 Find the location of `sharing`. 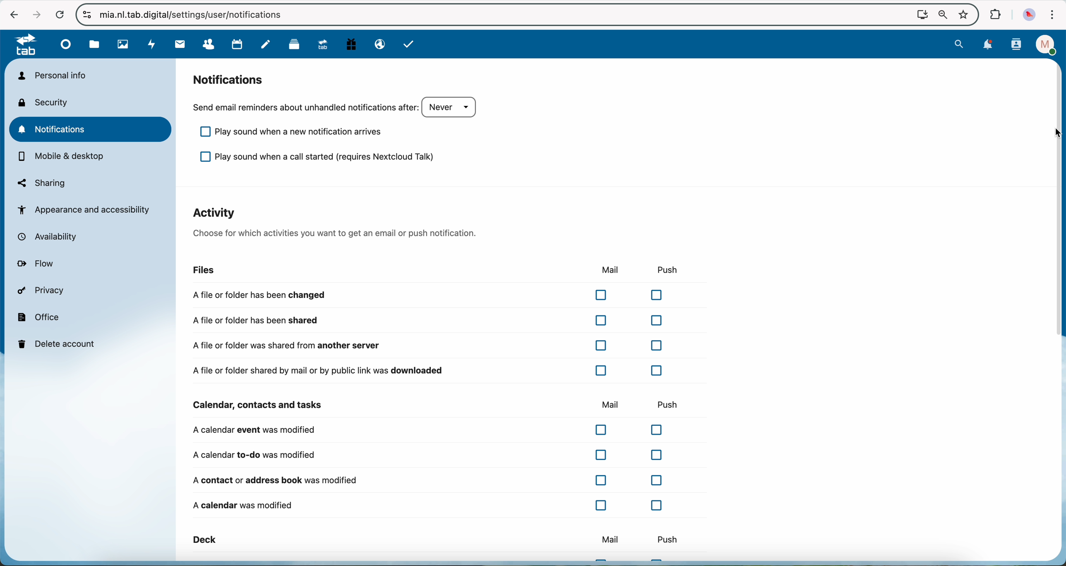

sharing is located at coordinates (42, 183).